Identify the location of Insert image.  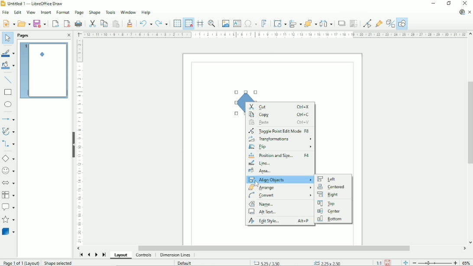
(225, 23).